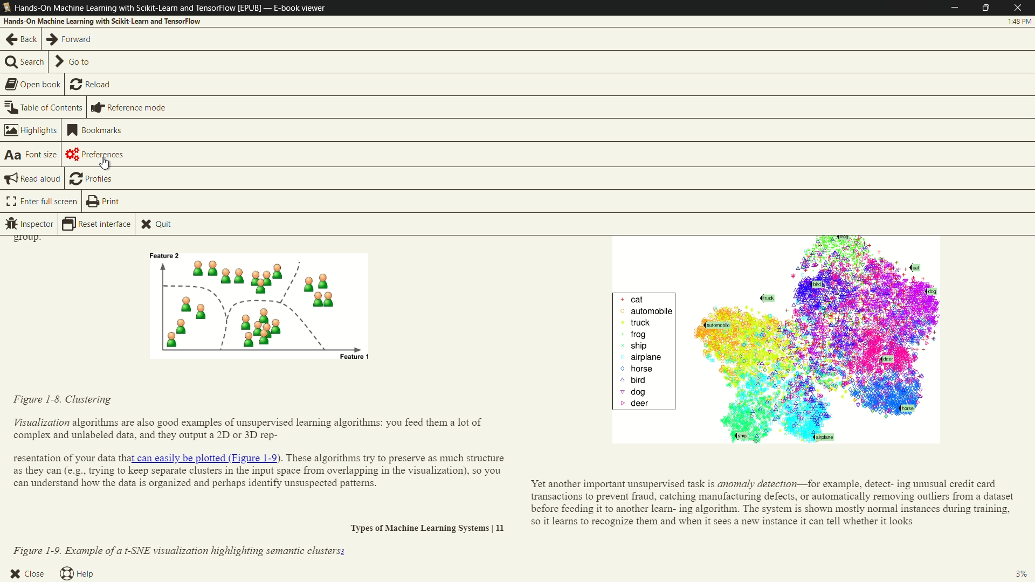  What do you see at coordinates (33, 179) in the screenshot?
I see `read aloud` at bounding box center [33, 179].